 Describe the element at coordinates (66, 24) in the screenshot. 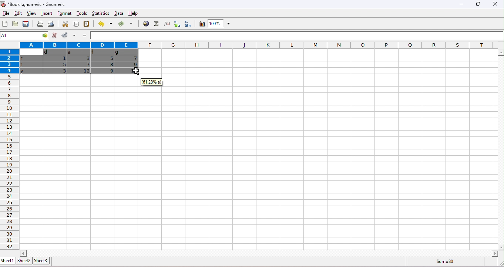

I see `cut` at that location.